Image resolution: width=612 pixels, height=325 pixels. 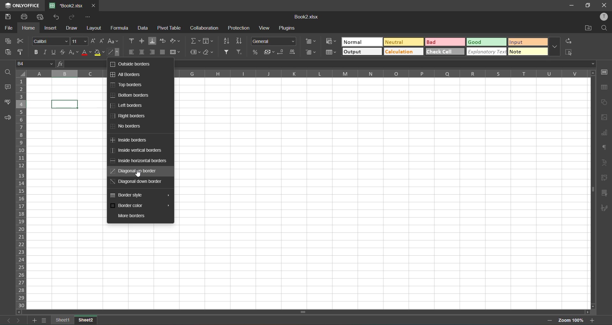 What do you see at coordinates (120, 29) in the screenshot?
I see `formula` at bounding box center [120, 29].